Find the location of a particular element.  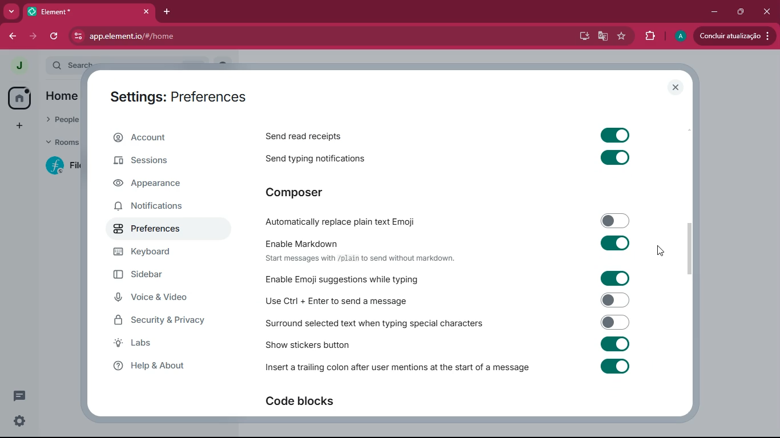

extensions is located at coordinates (649, 36).